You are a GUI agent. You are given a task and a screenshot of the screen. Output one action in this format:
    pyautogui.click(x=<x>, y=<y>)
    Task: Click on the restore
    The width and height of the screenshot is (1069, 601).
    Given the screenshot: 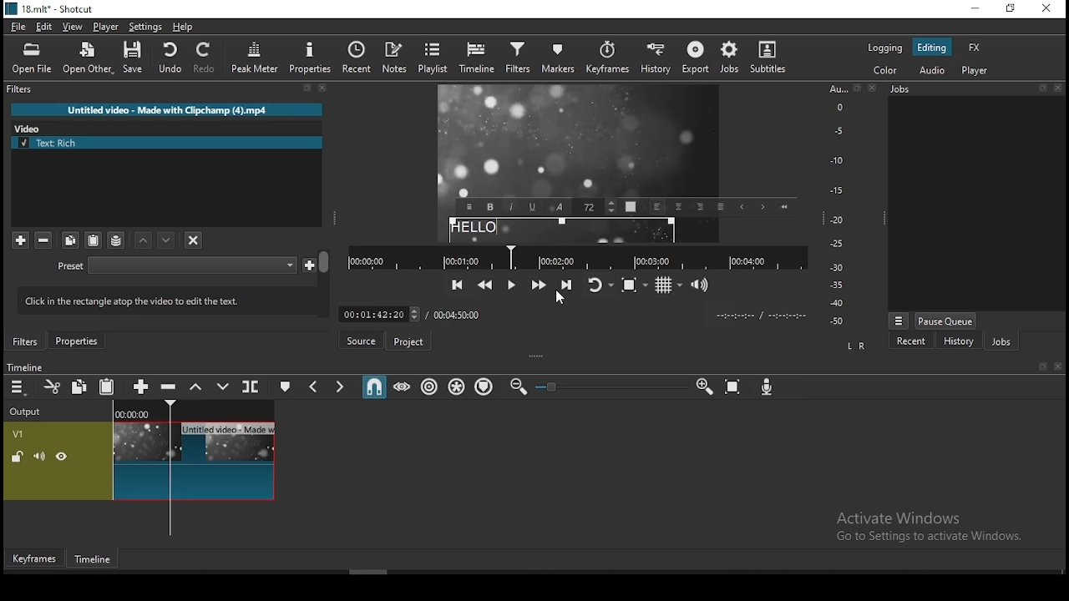 What is the action you would take?
    pyautogui.click(x=1012, y=8)
    